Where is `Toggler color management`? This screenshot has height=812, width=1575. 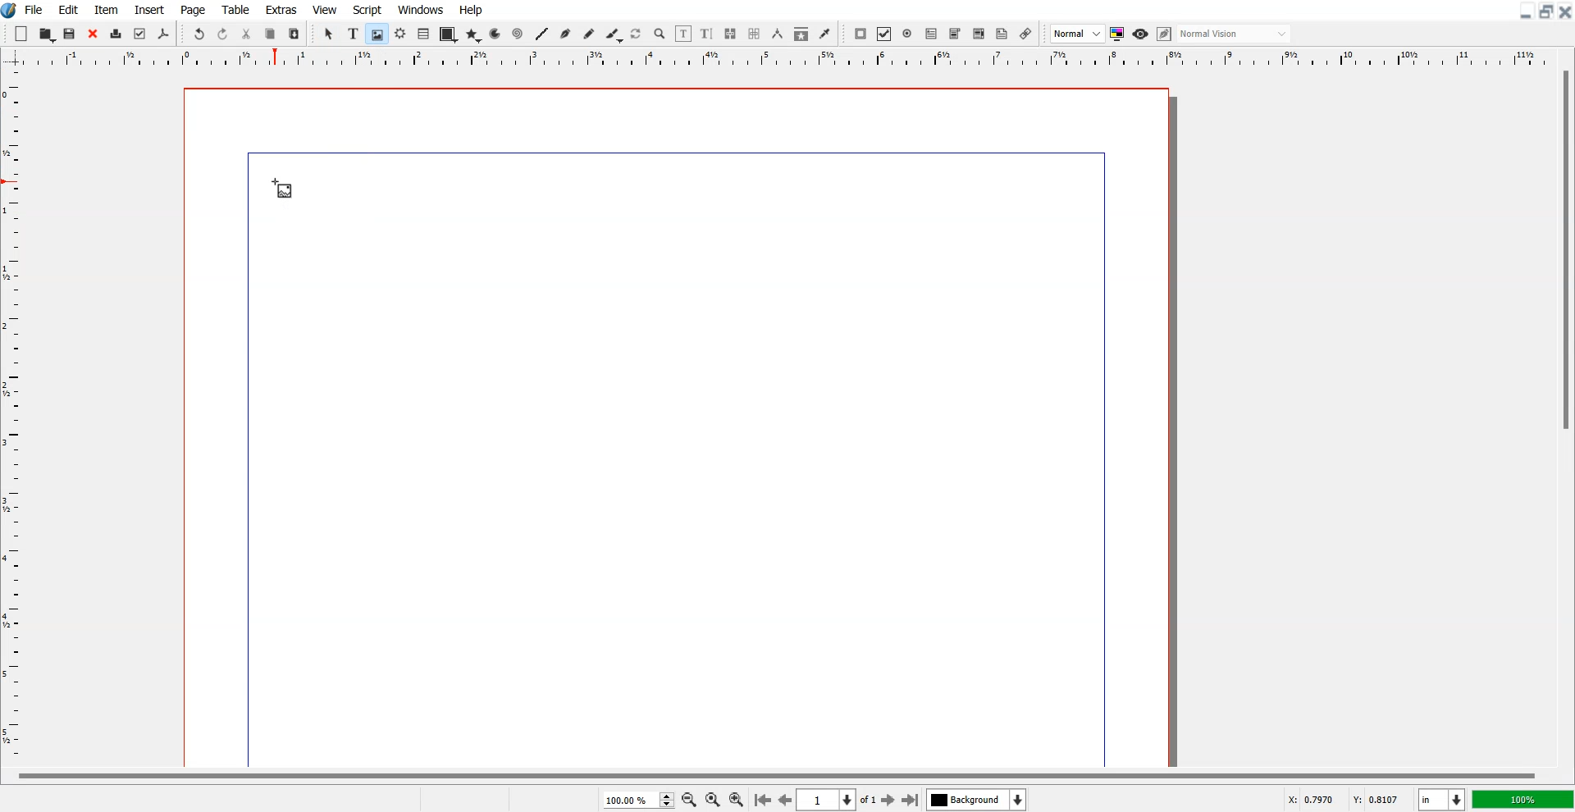
Toggler color management is located at coordinates (1117, 34).